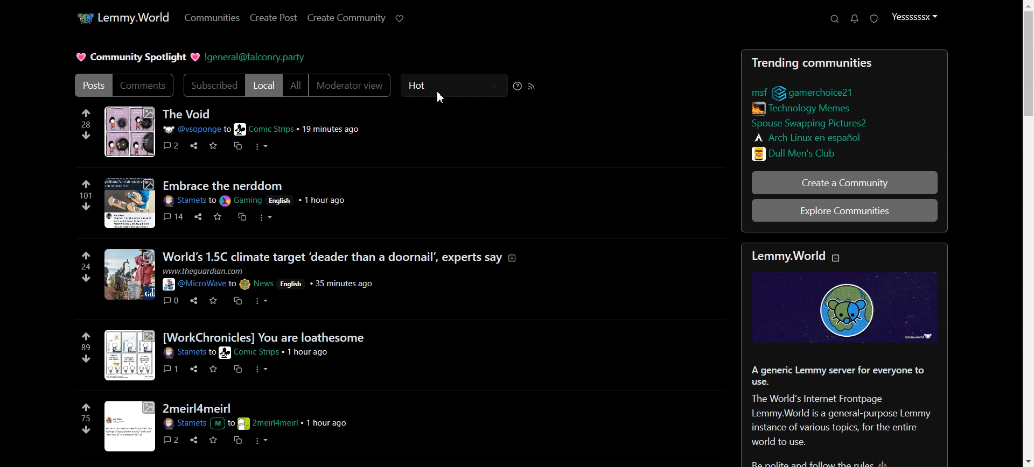  Describe the element at coordinates (87, 430) in the screenshot. I see `downvote` at that location.